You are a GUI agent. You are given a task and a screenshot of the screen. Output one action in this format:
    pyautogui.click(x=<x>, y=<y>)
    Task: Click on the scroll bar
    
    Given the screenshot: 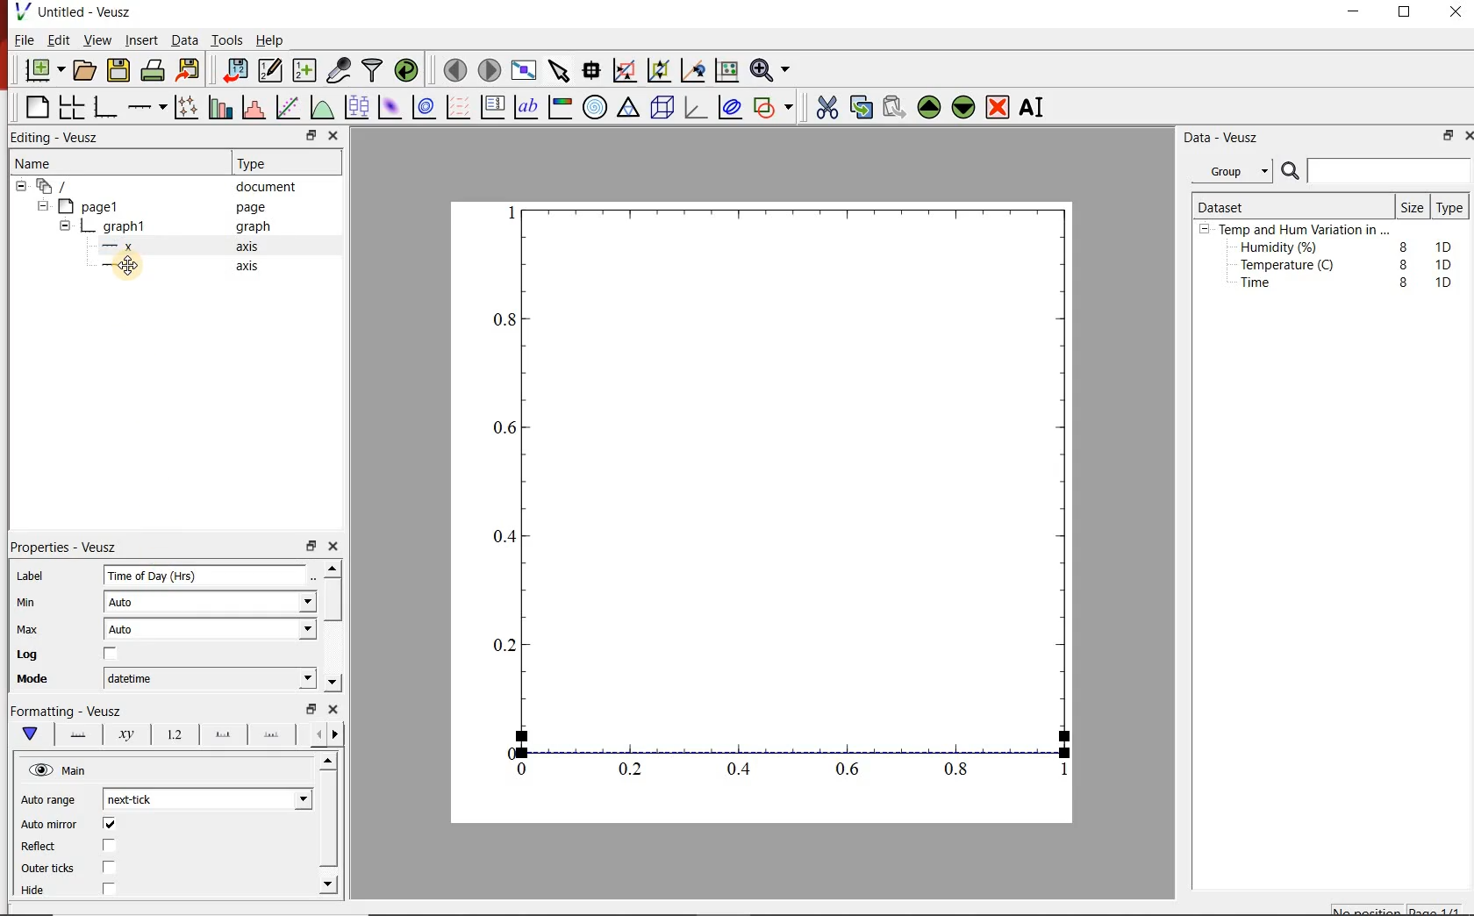 What is the action you would take?
    pyautogui.click(x=328, y=821)
    